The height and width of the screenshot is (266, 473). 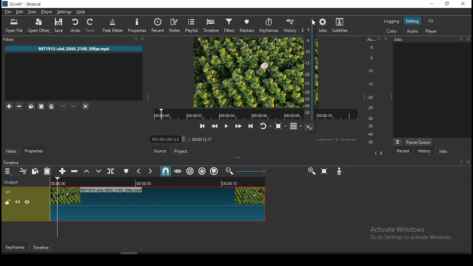 What do you see at coordinates (47, 11) in the screenshot?
I see `player` at bounding box center [47, 11].